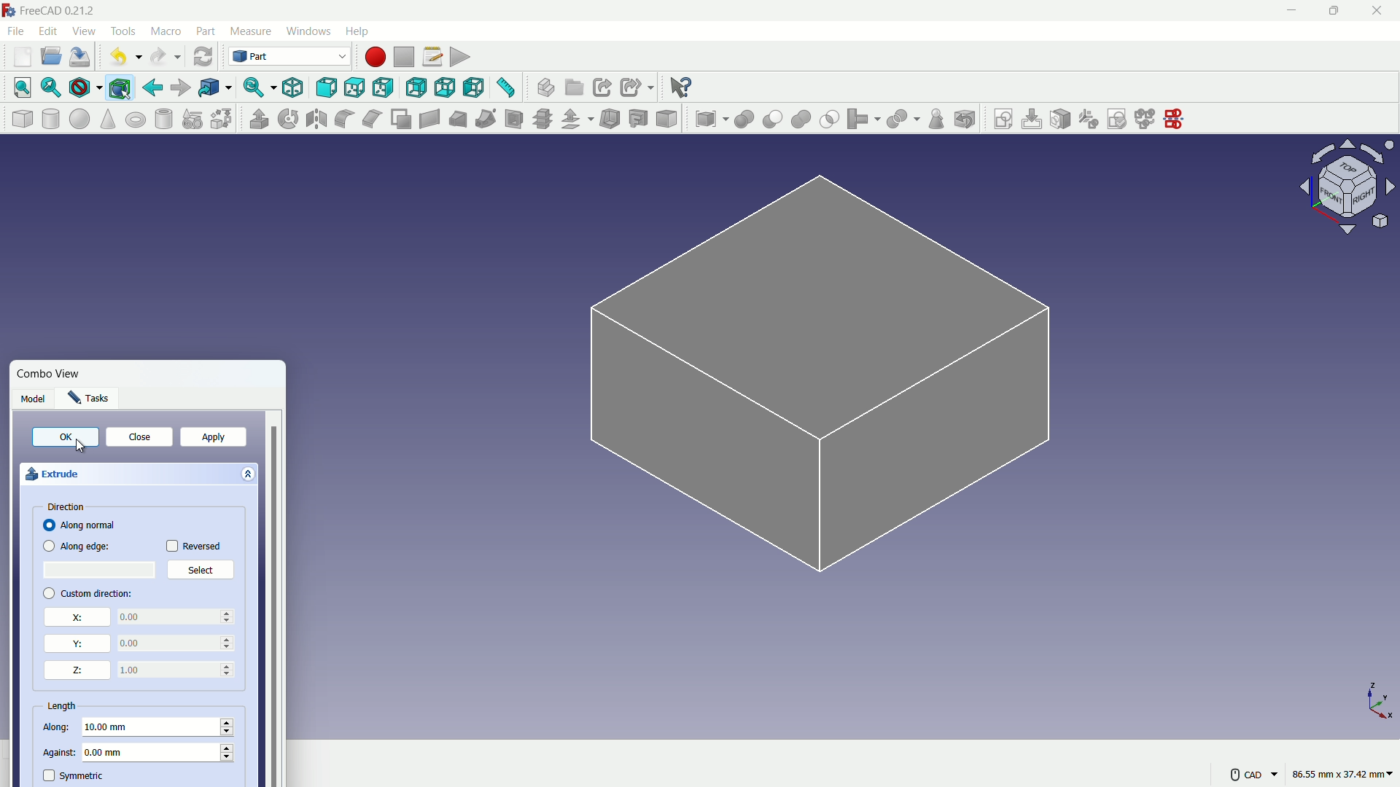  I want to click on sphere, so click(79, 118).